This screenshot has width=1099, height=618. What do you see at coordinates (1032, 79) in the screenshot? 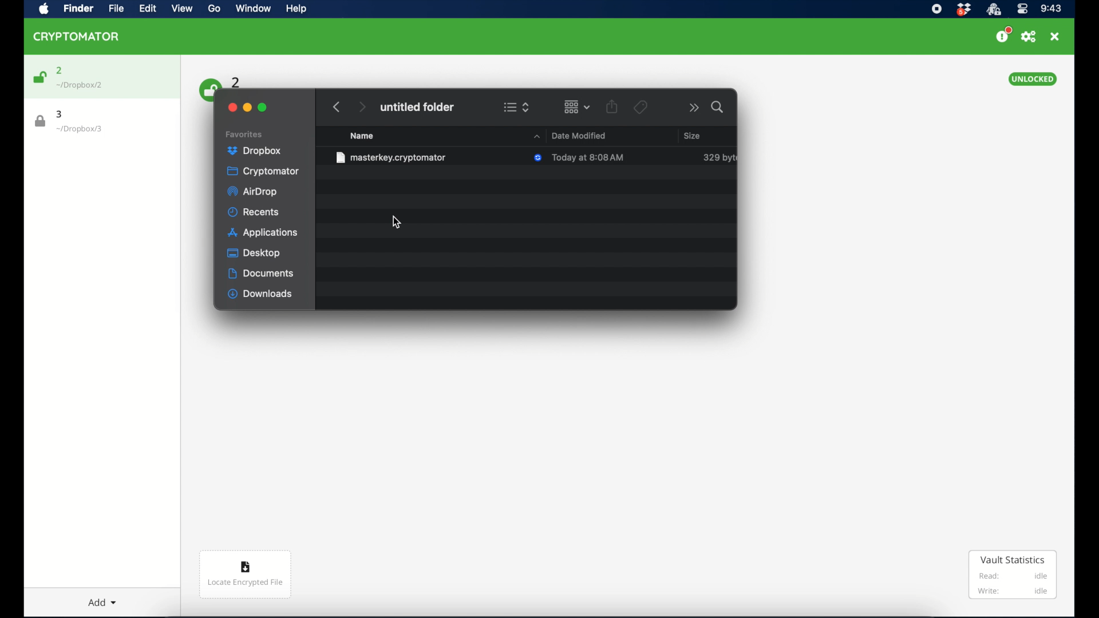
I see `unlocked` at bounding box center [1032, 79].